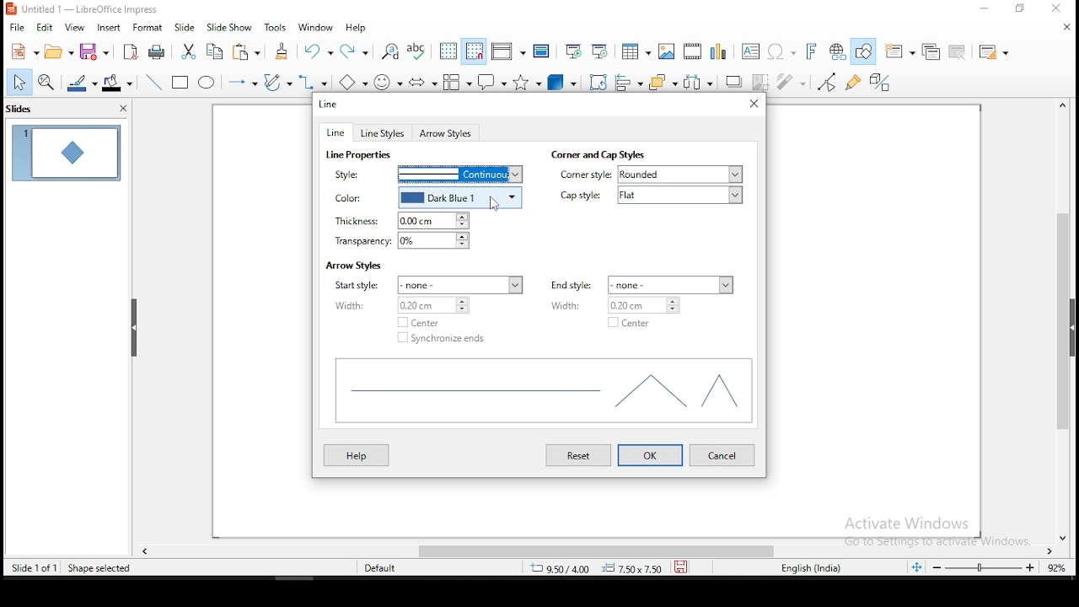 This screenshot has height=607, width=1079. Describe the element at coordinates (359, 243) in the screenshot. I see `transperancy` at that location.